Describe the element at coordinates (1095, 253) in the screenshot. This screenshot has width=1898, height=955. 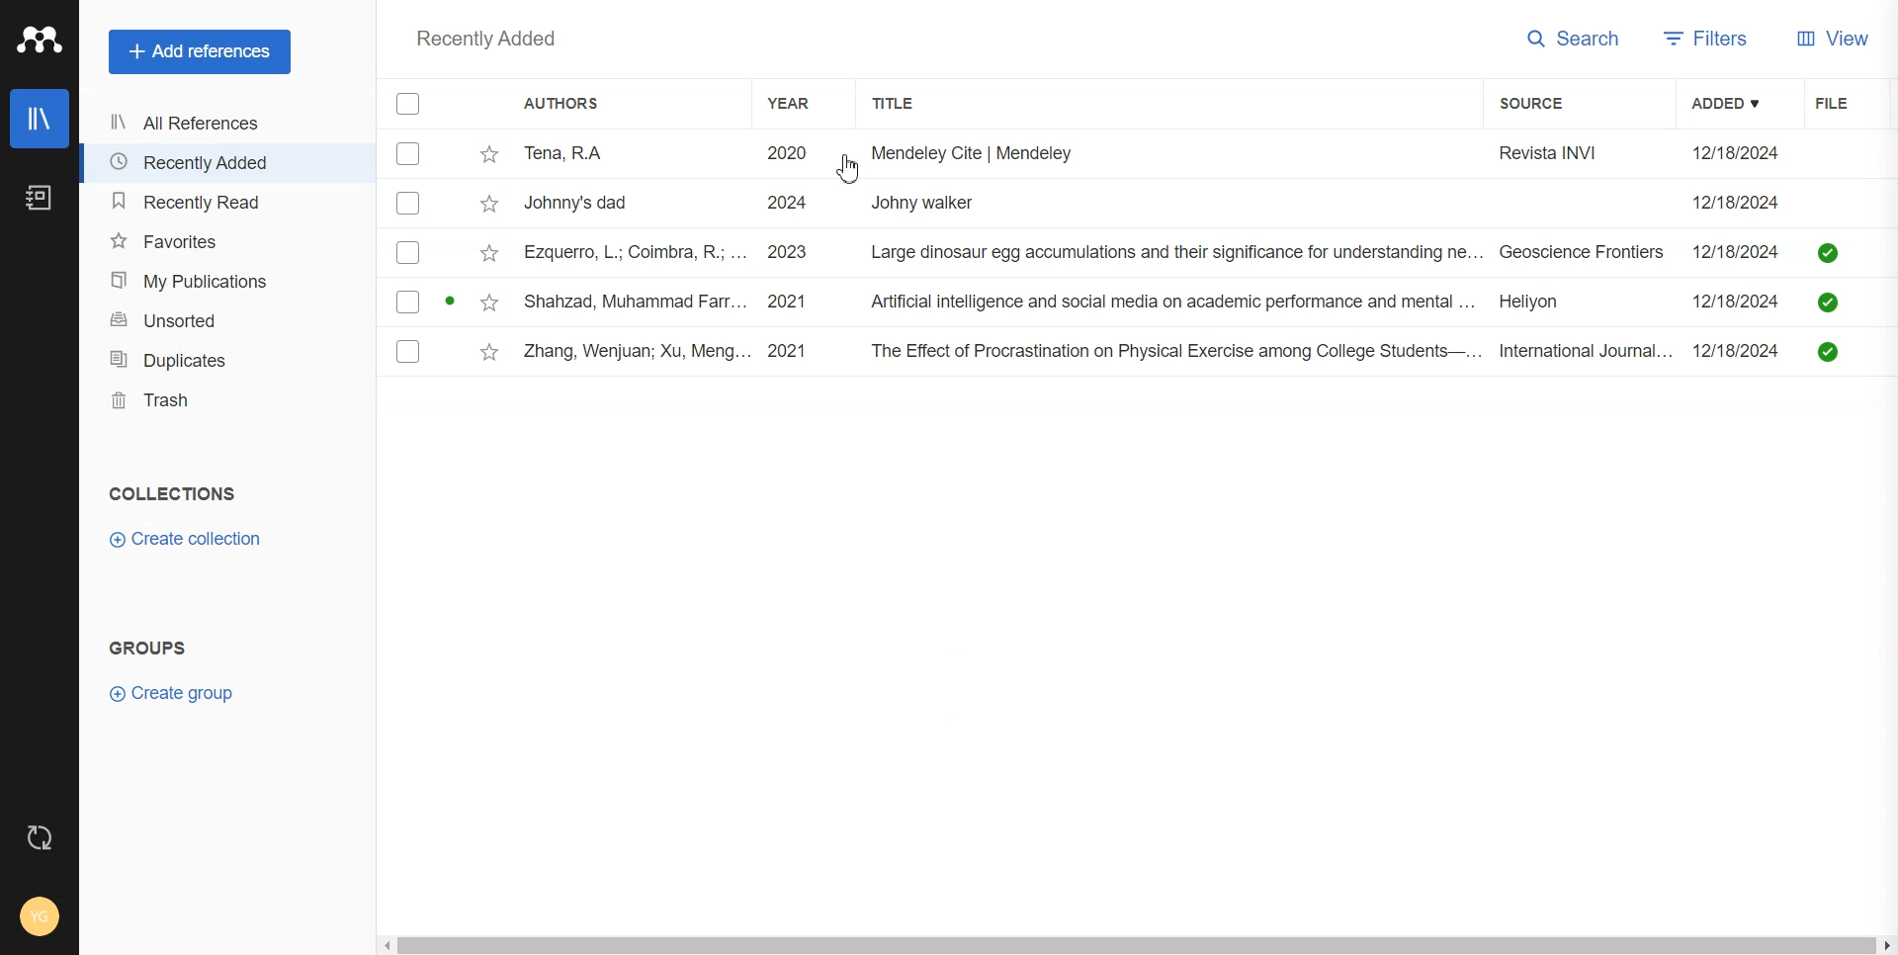
I see `ezquerro, L.; Coimbra, R.; ... 2023 Large dinosaur egg accumulations and their significance for understanding ne... Geoscience Frontiers` at that location.